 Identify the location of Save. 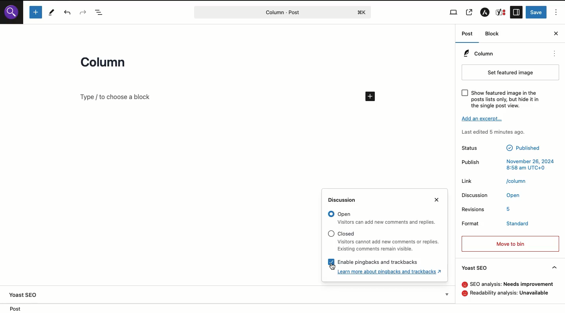
(536, 12).